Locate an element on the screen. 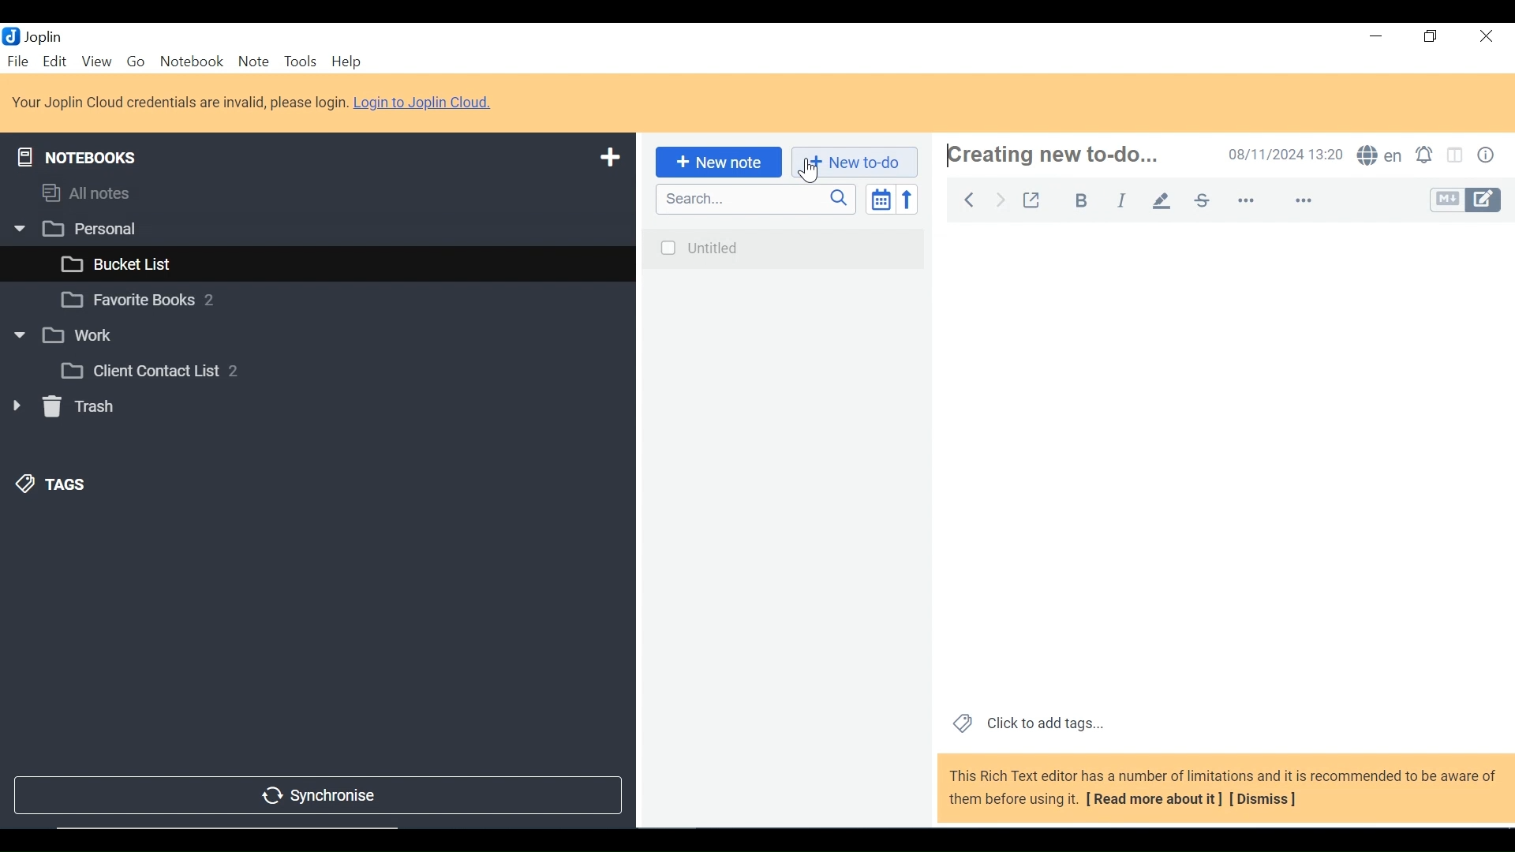  Toggle Editor is located at coordinates (1464, 201).